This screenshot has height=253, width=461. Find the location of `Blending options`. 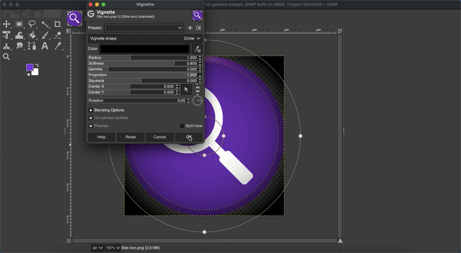

Blending options is located at coordinates (106, 110).